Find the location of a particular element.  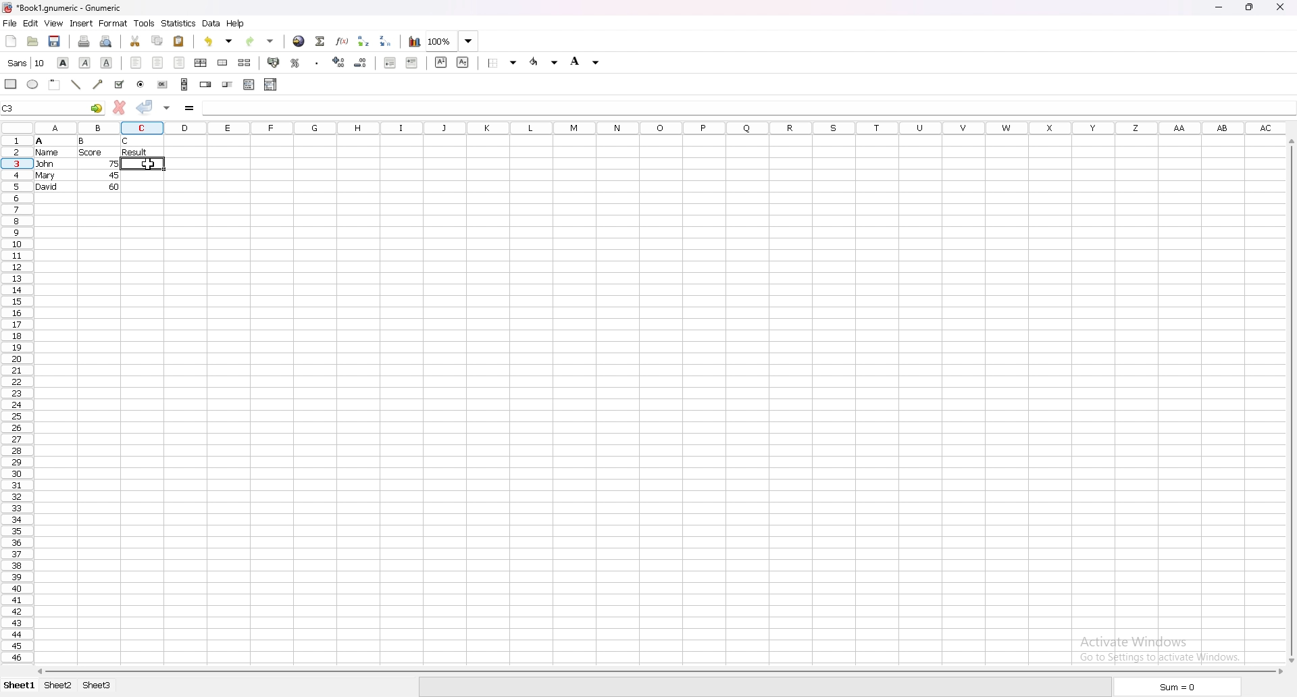

row is located at coordinates (17, 397).